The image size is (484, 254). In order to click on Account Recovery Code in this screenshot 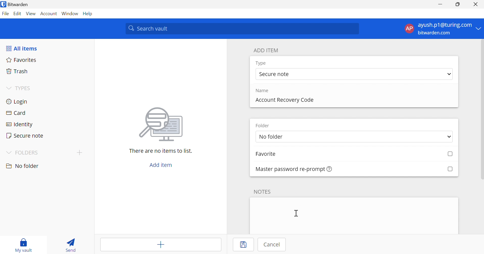, I will do `click(284, 99)`.